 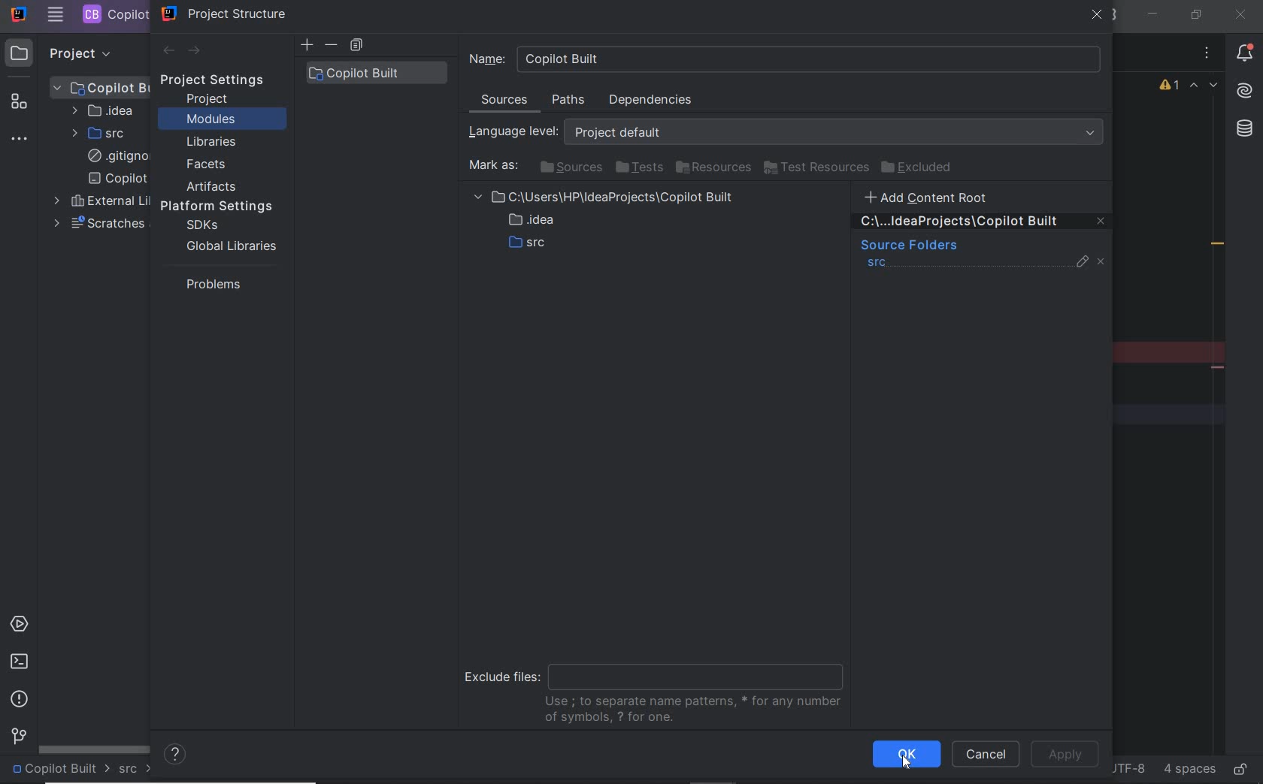 What do you see at coordinates (1245, 55) in the screenshot?
I see `notifications` at bounding box center [1245, 55].